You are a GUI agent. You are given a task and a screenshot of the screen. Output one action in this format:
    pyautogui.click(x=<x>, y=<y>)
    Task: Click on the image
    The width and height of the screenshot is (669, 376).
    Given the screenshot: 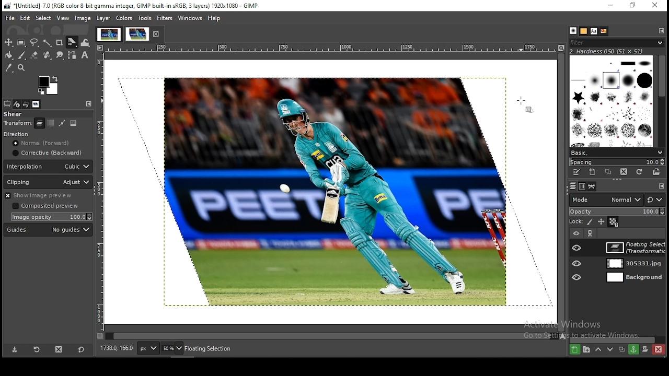 What is the action you would take?
    pyautogui.click(x=73, y=123)
    